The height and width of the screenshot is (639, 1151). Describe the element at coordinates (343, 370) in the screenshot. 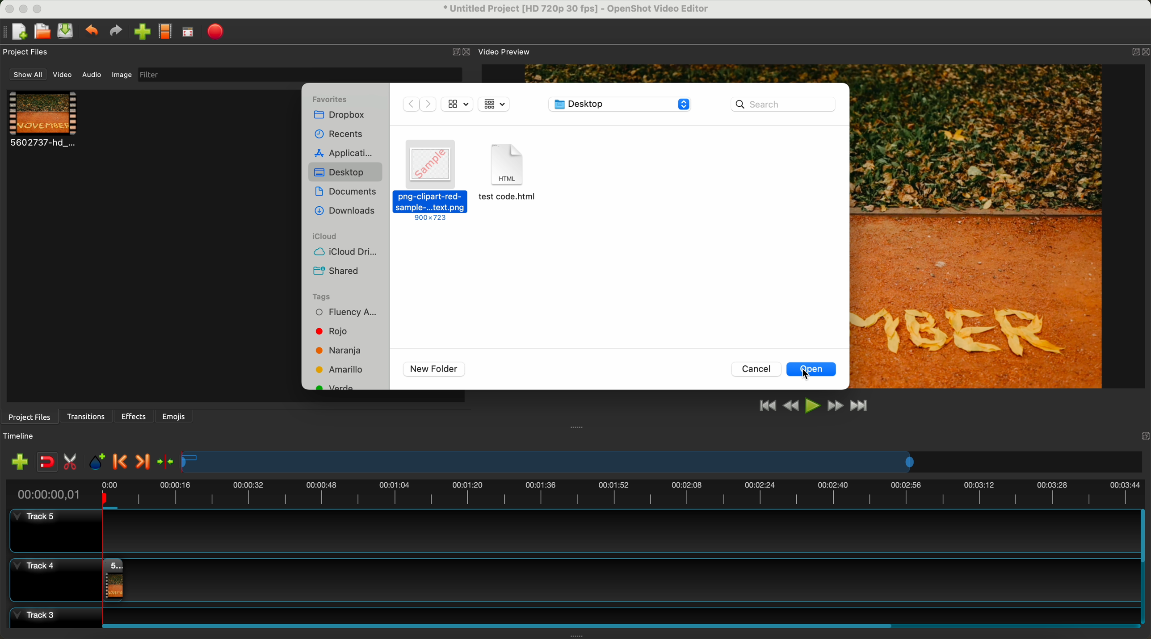

I see `Amarilo` at that location.